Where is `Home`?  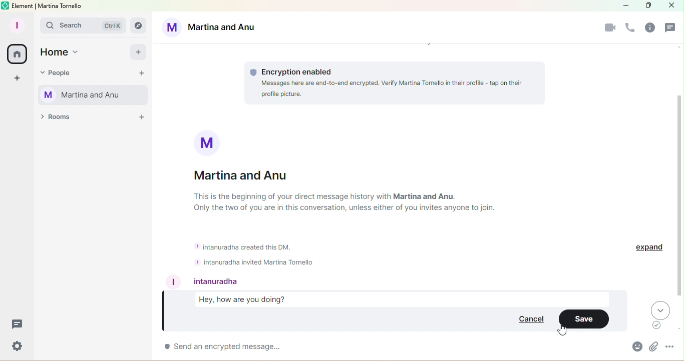
Home is located at coordinates (16, 53).